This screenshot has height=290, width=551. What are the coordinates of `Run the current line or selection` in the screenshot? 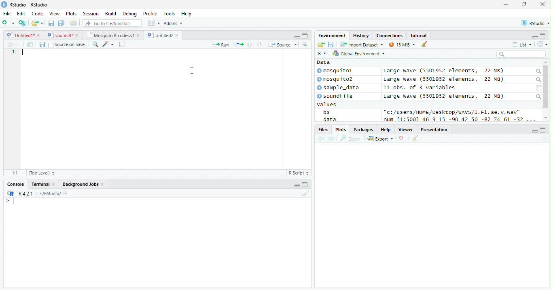 It's located at (221, 45).